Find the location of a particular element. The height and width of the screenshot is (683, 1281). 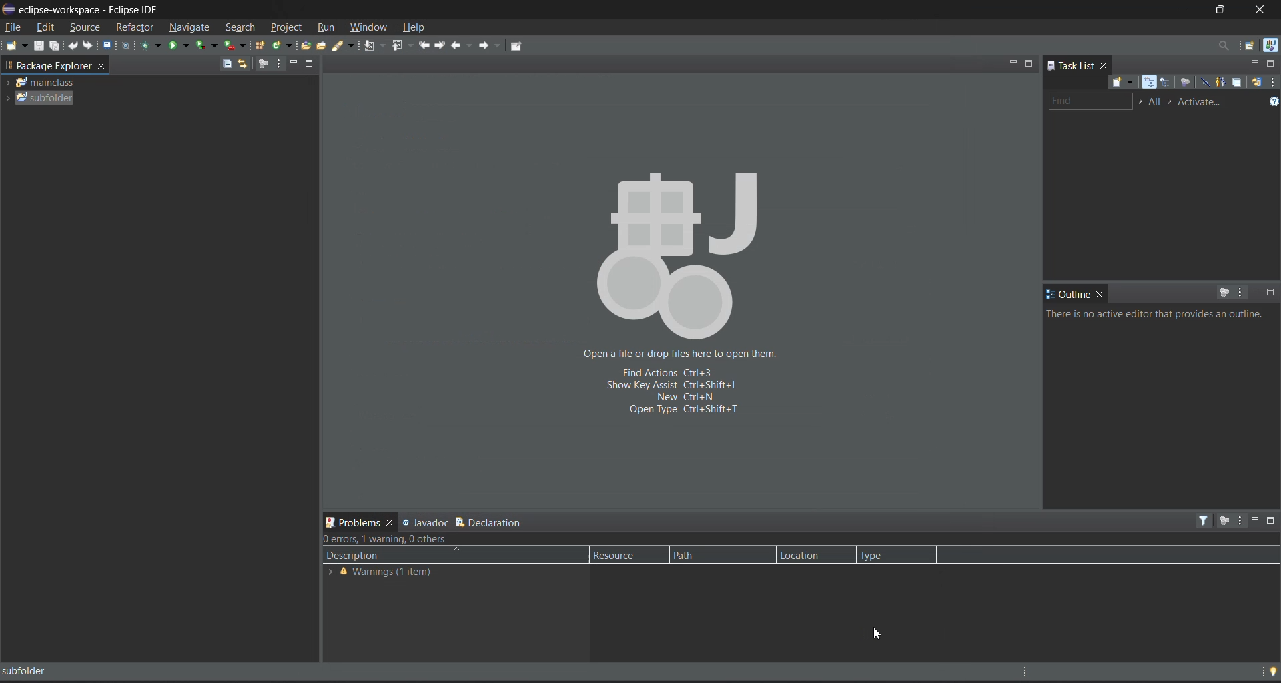

coverage is located at coordinates (206, 44).